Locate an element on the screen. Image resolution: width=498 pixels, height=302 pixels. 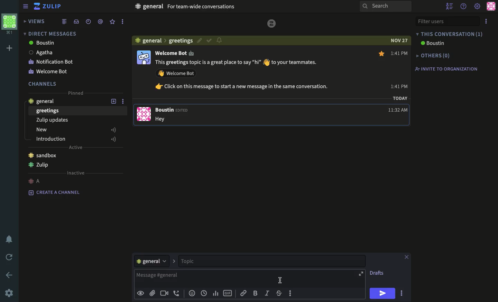
emoji is located at coordinates (192, 293).